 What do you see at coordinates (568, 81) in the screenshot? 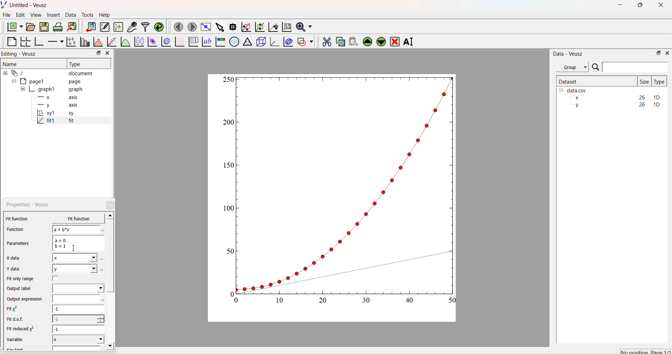
I see `Dataset` at bounding box center [568, 81].